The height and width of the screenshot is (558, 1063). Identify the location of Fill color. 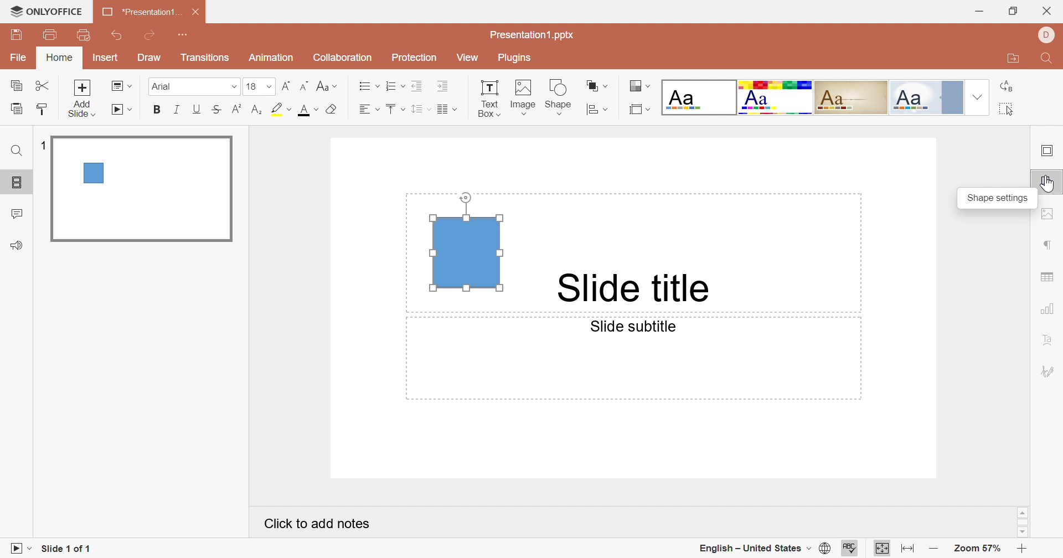
(330, 110).